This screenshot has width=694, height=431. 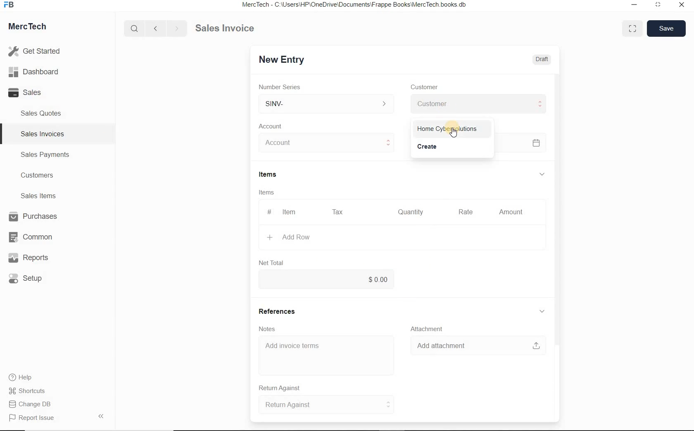 I want to click on Sales Quotes, so click(x=43, y=113).